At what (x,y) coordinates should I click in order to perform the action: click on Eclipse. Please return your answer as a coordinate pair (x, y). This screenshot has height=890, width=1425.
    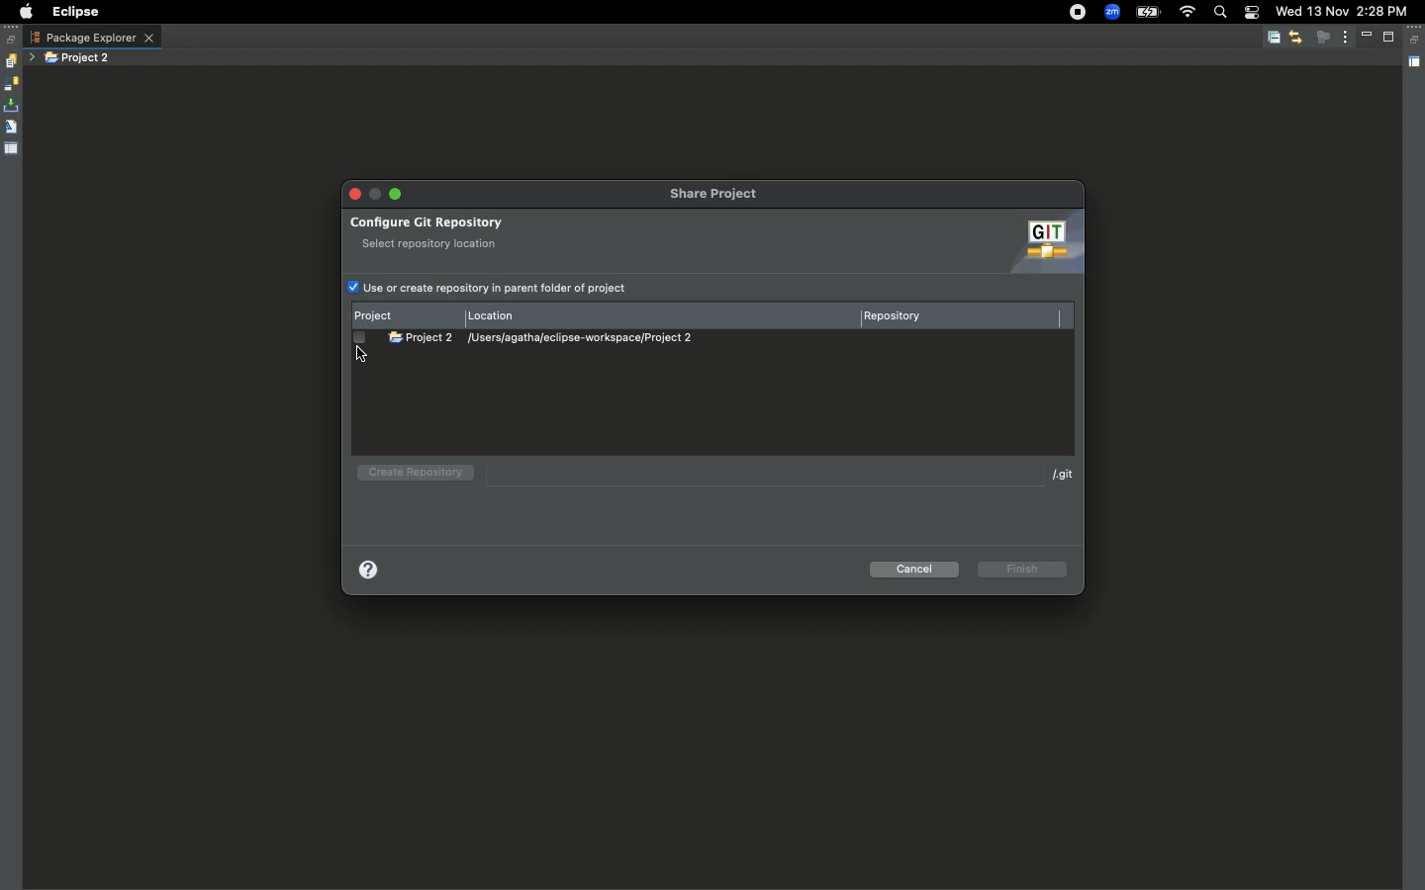
    Looking at the image, I should click on (74, 12).